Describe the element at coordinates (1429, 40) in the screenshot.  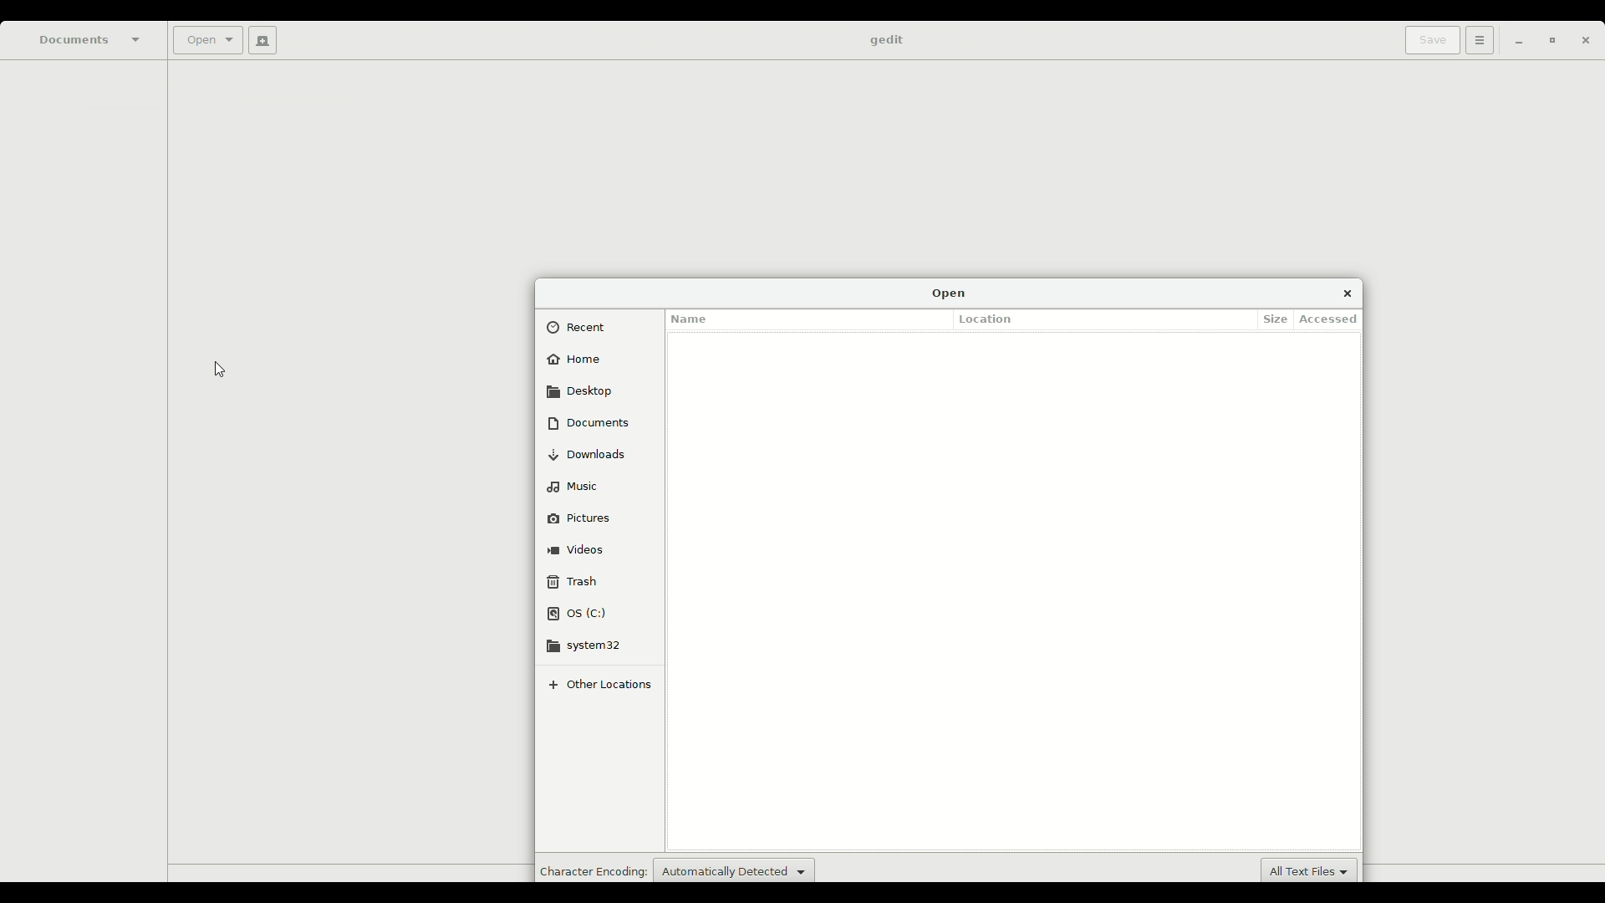
I see `Save` at that location.